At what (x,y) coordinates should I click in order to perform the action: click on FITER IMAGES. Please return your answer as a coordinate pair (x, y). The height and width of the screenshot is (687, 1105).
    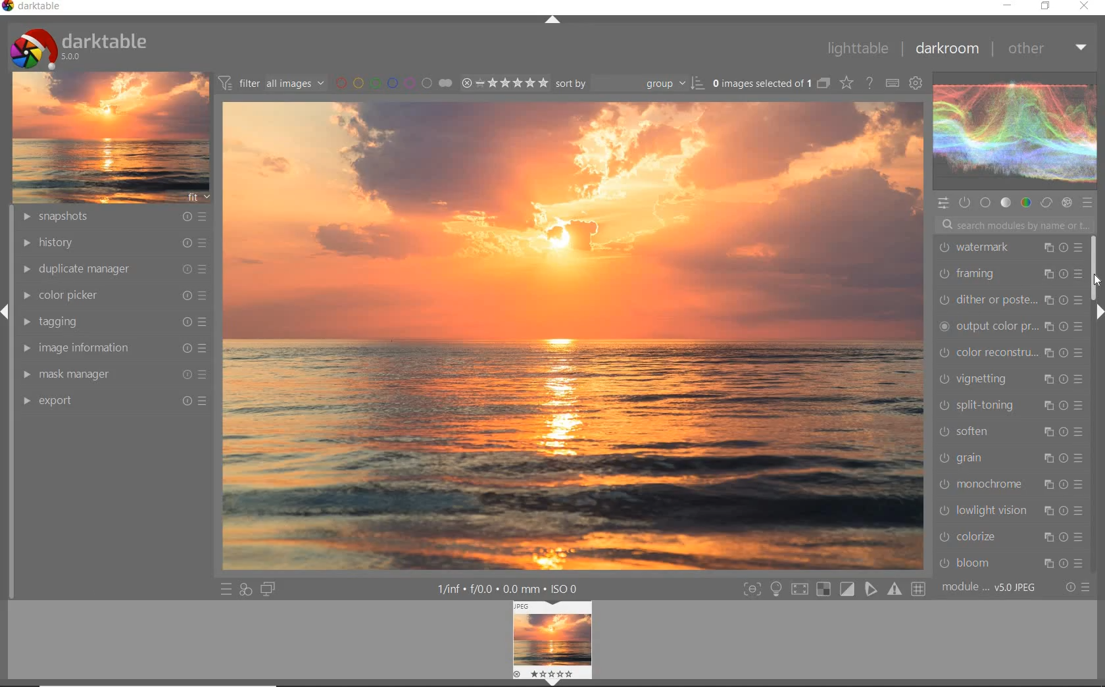
    Looking at the image, I should click on (271, 82).